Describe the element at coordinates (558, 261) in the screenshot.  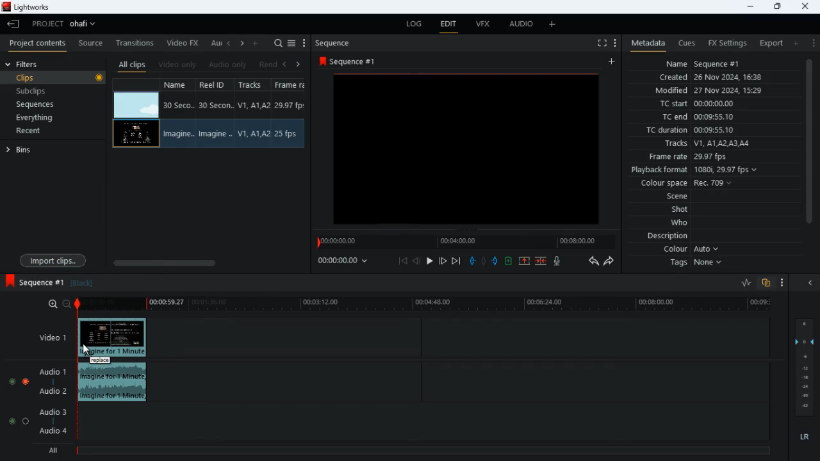
I see `mic` at that location.